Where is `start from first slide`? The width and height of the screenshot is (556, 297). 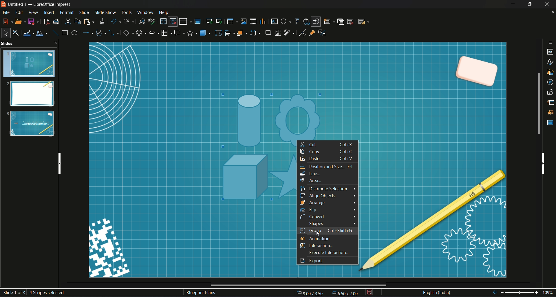
start from first slide is located at coordinates (209, 21).